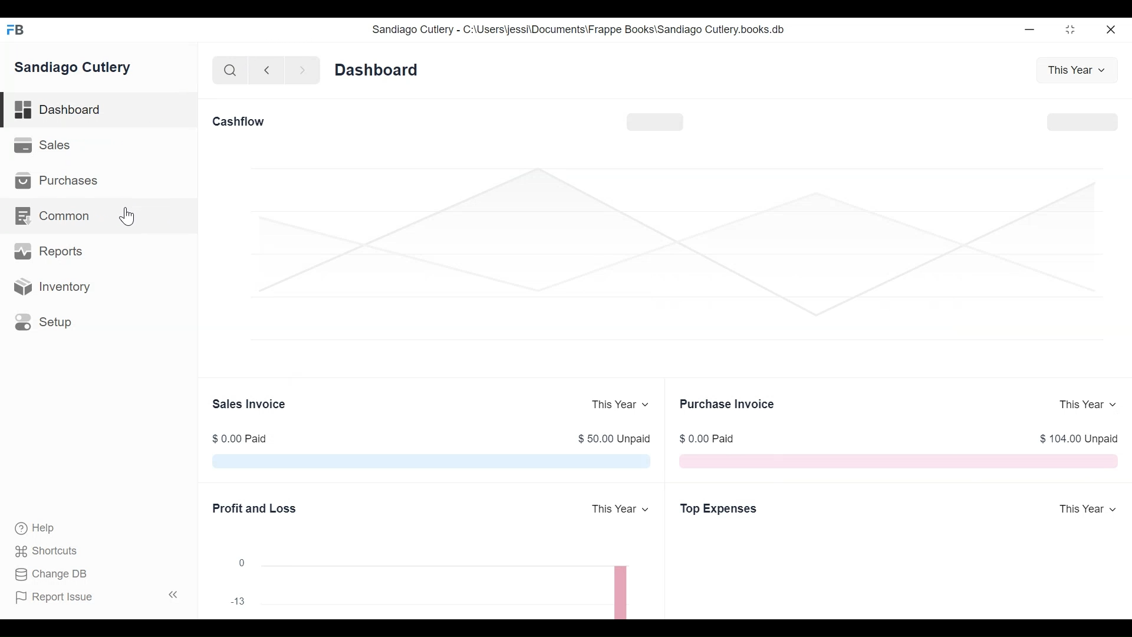 Image resolution: width=1132 pixels, height=637 pixels. I want to click on This Year, so click(620, 405).